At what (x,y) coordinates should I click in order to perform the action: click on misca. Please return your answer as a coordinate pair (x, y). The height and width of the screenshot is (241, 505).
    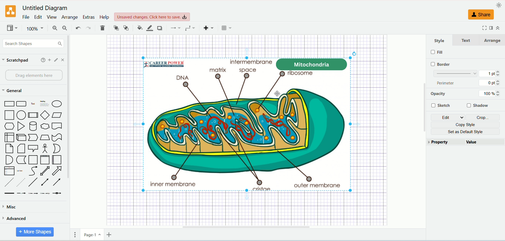
    Looking at the image, I should click on (11, 207).